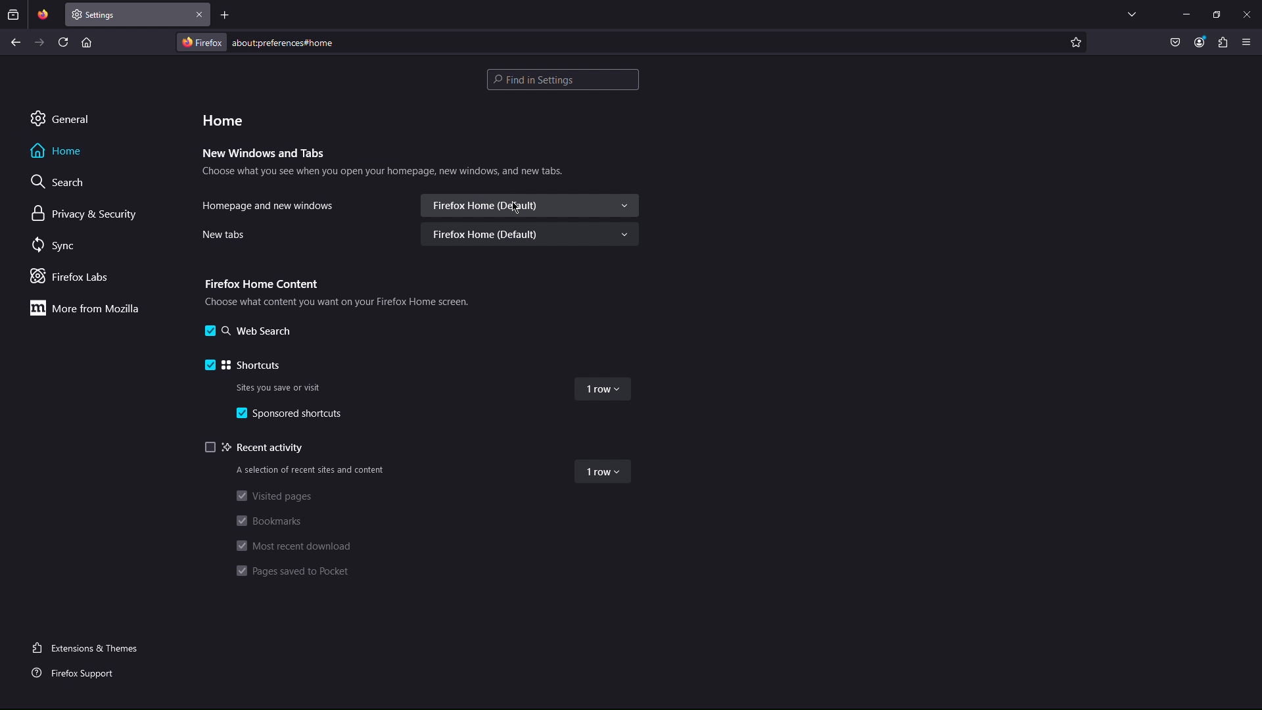  I want to click on 1 row, so click(601, 389).